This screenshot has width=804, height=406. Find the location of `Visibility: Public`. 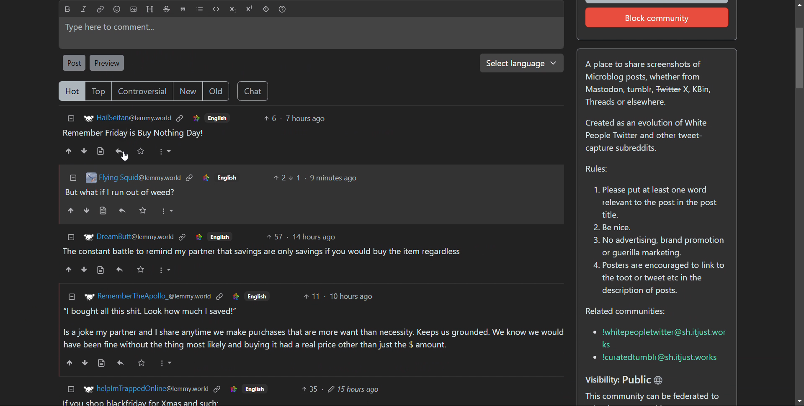

Visibility: Public is located at coordinates (635, 377).